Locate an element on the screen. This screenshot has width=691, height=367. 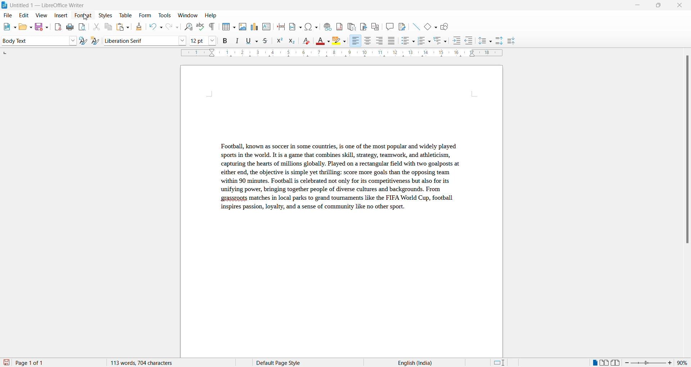
toggle formatting marks is located at coordinates (212, 27).